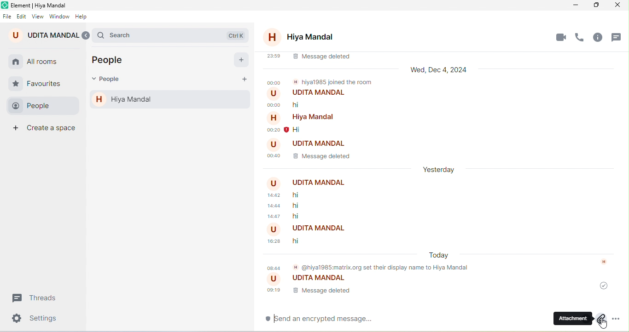 This screenshot has width=629, height=332. Describe the element at coordinates (619, 39) in the screenshot. I see `threads` at that location.